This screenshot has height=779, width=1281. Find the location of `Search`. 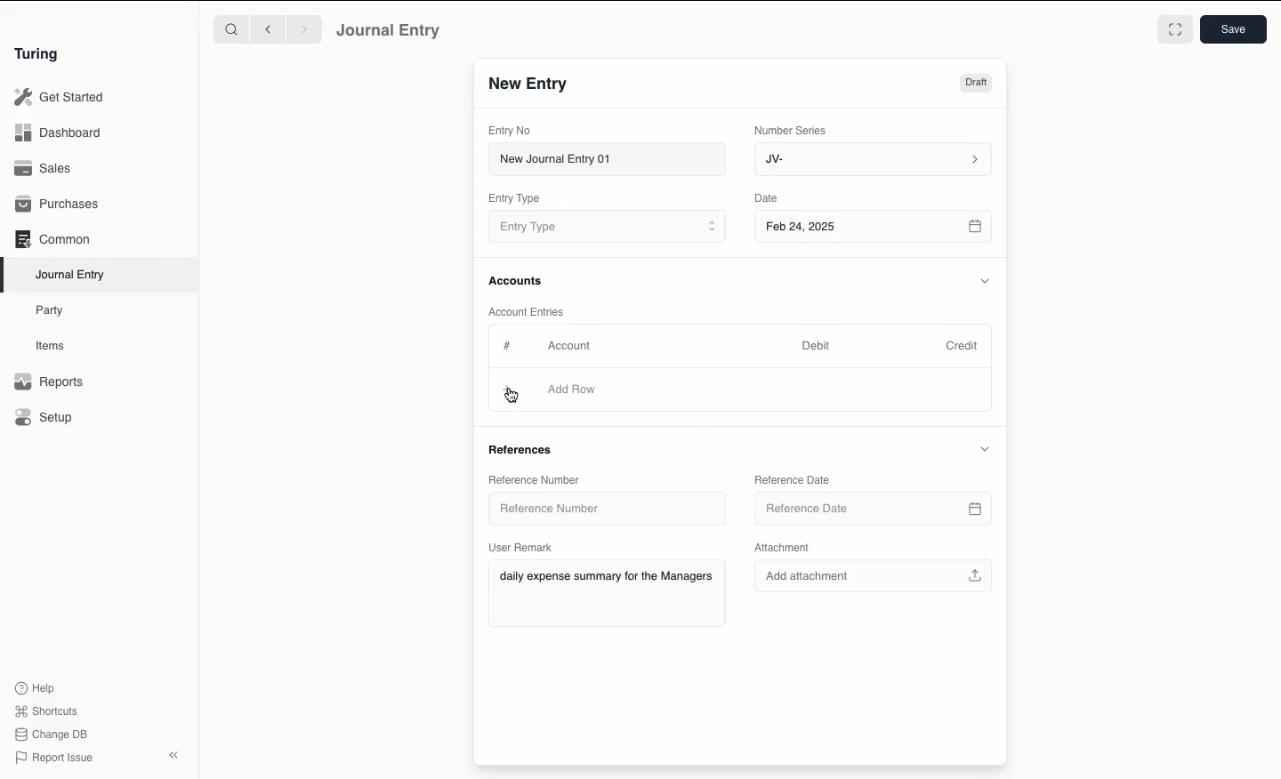

Search is located at coordinates (230, 28).